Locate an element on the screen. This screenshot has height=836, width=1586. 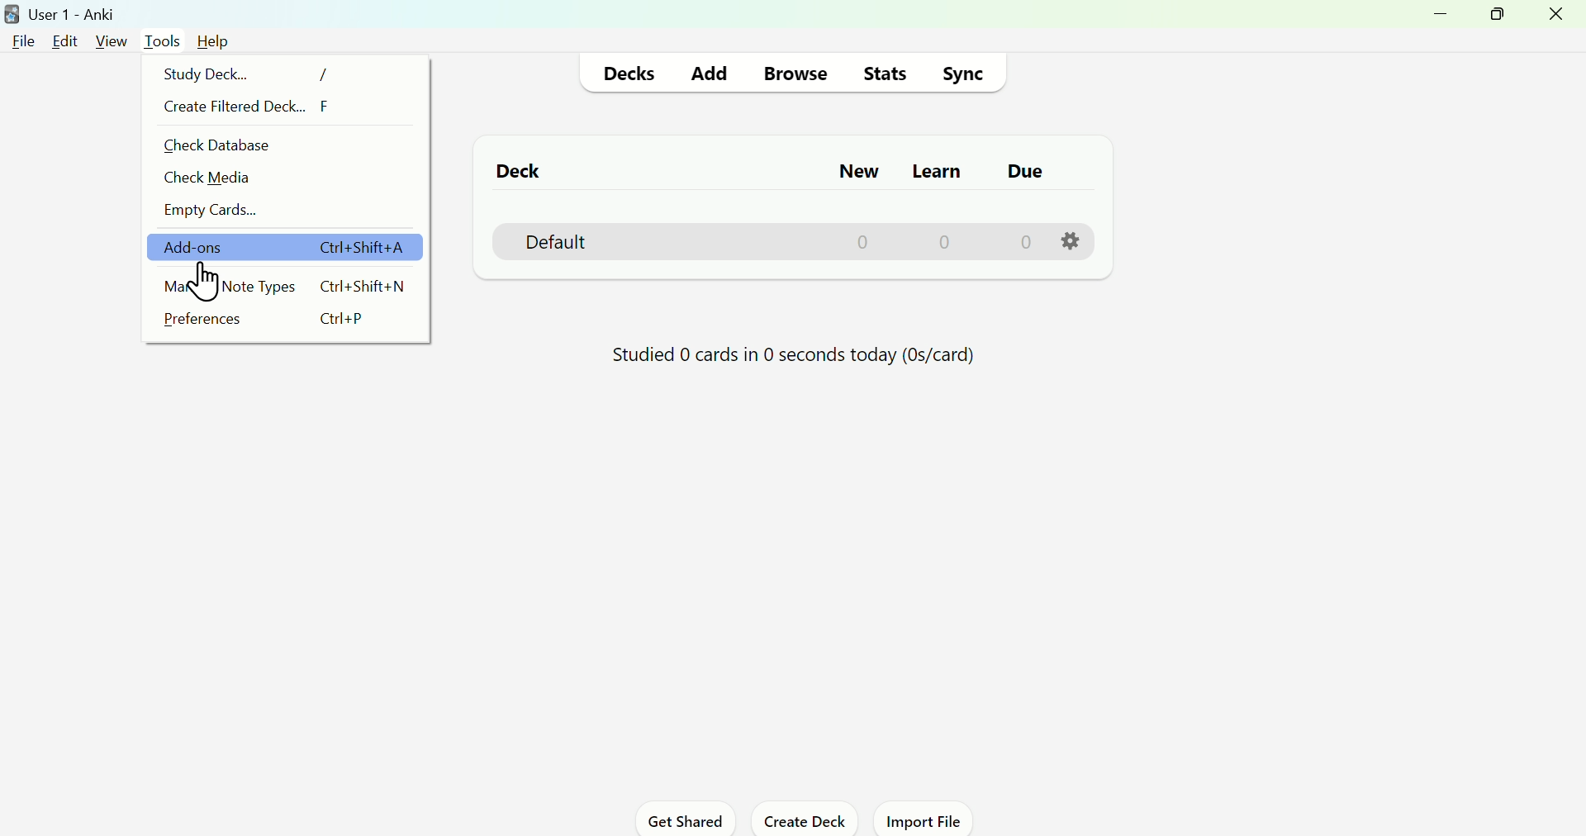
Get Shared is located at coordinates (680, 819).